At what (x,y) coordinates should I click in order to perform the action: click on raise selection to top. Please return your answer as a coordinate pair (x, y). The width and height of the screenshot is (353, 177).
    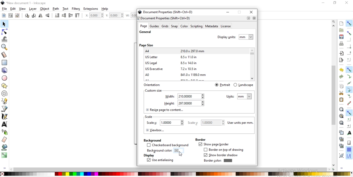
    Looking at the image, I should click on (77, 16).